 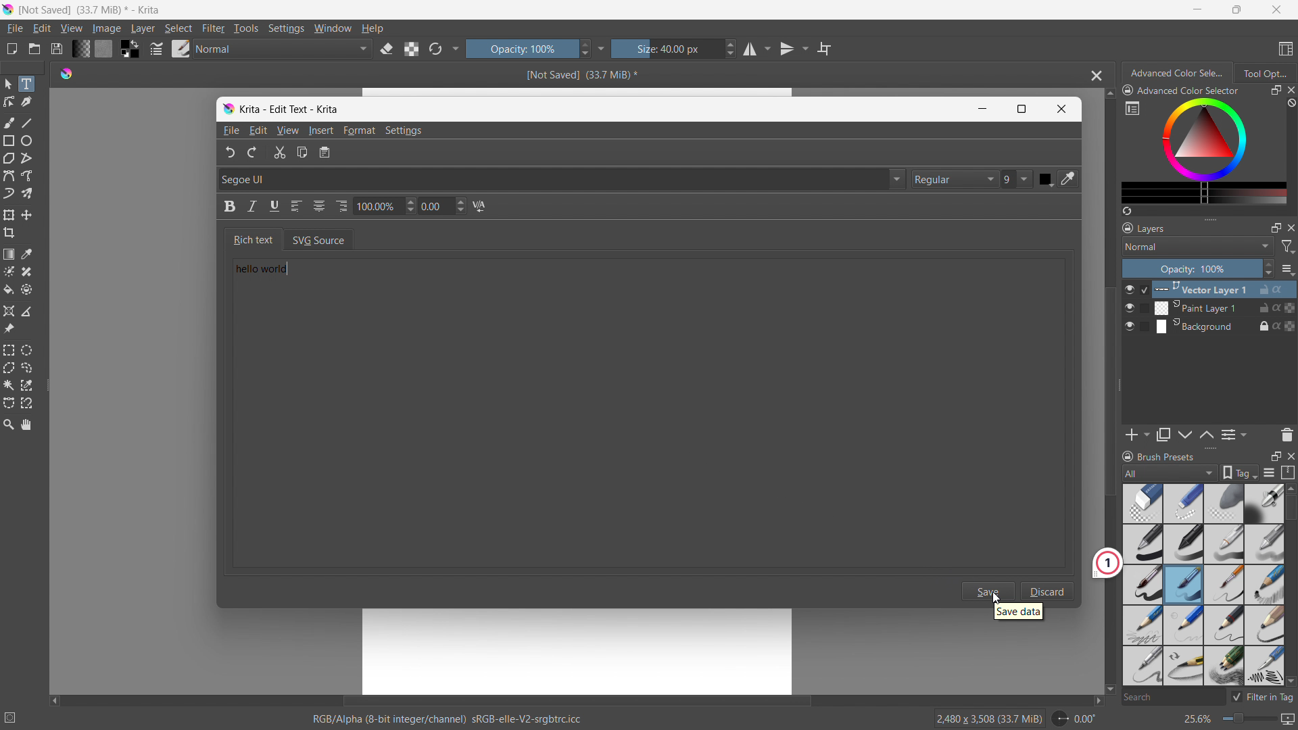 What do you see at coordinates (955, 179) in the screenshot?
I see `Regular` at bounding box center [955, 179].